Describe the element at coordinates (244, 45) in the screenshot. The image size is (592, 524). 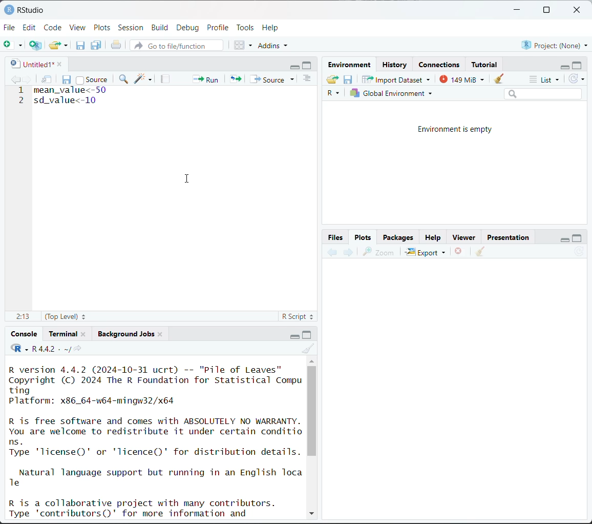
I see `workspace panes` at that location.